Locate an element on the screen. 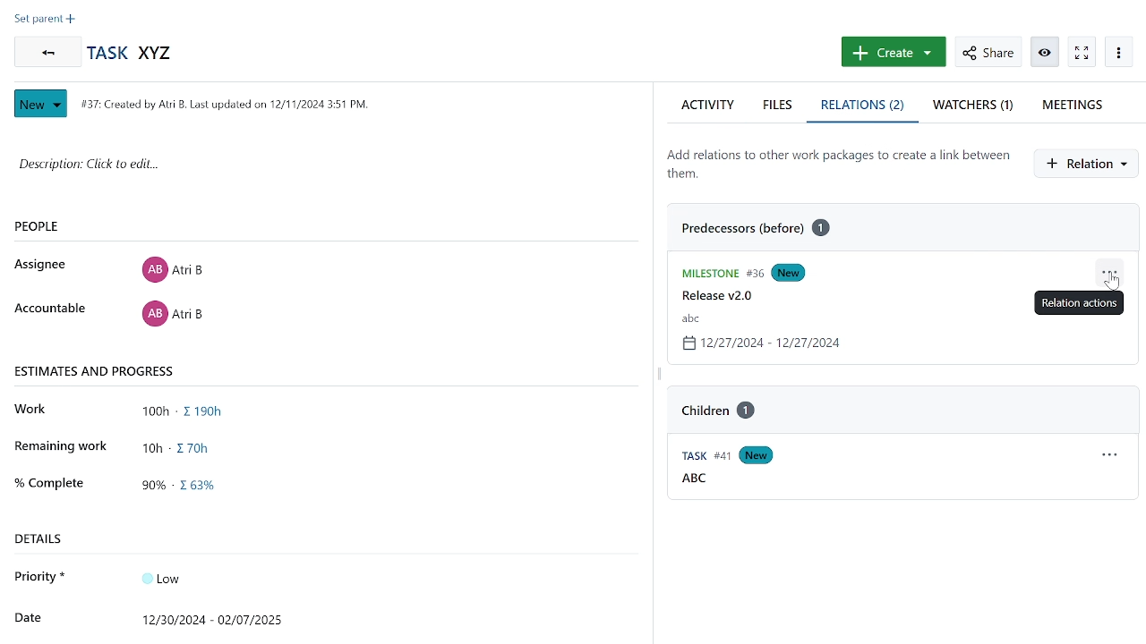  activity is located at coordinates (707, 105).